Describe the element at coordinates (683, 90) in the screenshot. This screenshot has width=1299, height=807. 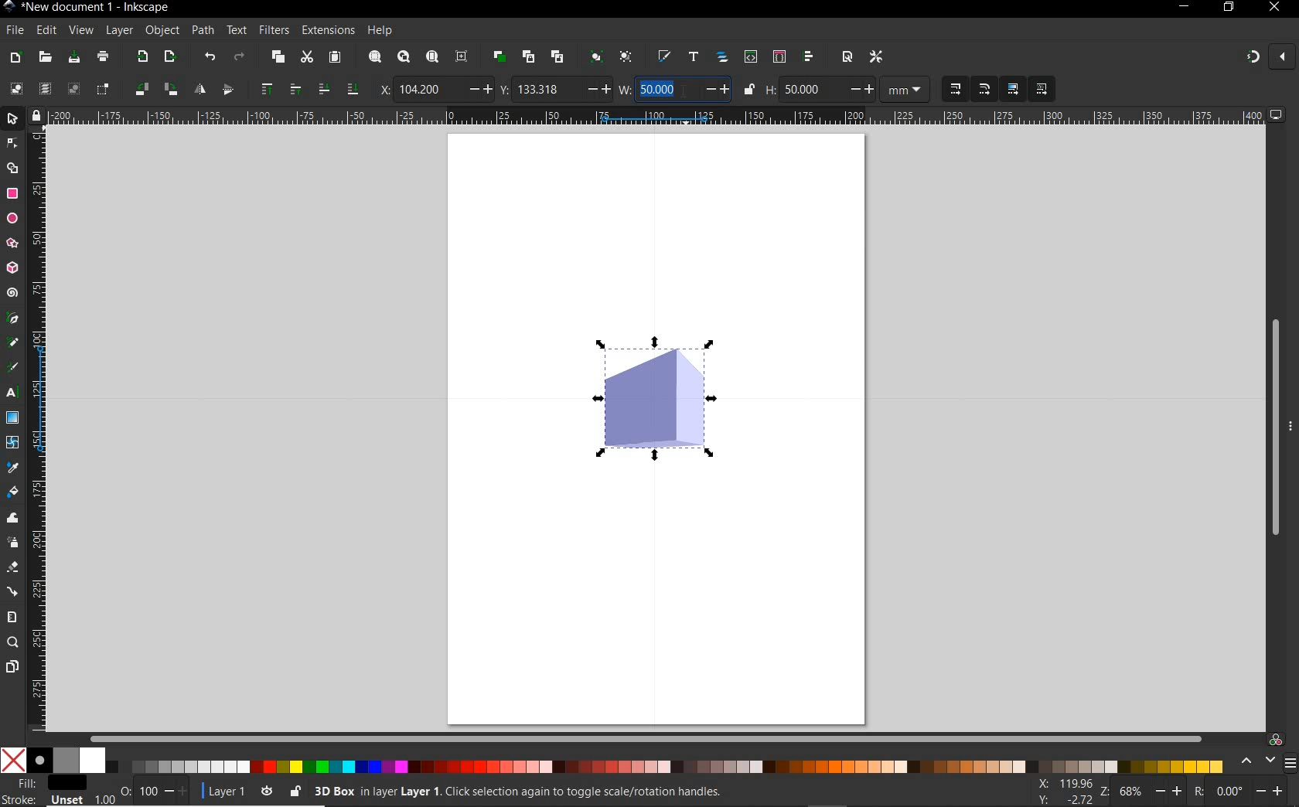
I see `cursor` at that location.